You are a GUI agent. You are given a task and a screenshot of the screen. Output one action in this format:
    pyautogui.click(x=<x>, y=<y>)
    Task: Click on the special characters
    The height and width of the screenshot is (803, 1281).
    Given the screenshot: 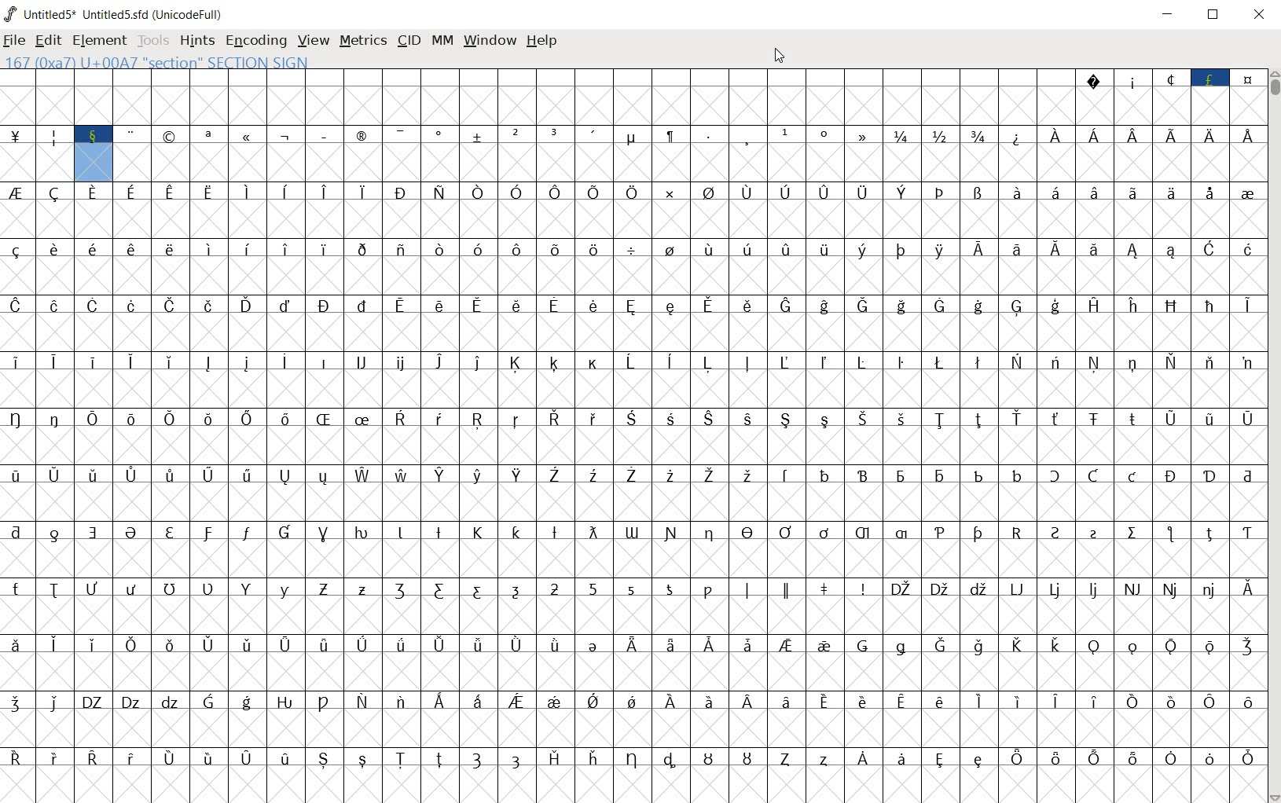 What is the action you would take?
    pyautogui.click(x=211, y=153)
    